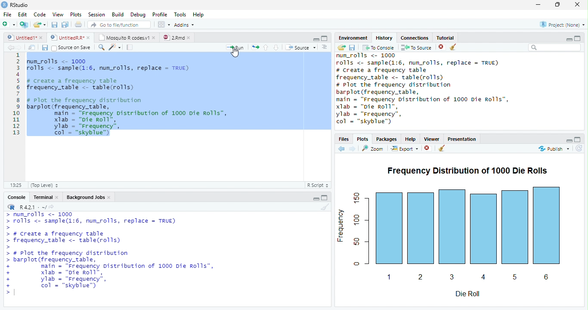 The width and height of the screenshot is (588, 310). I want to click on Remove Selected, so click(428, 149).